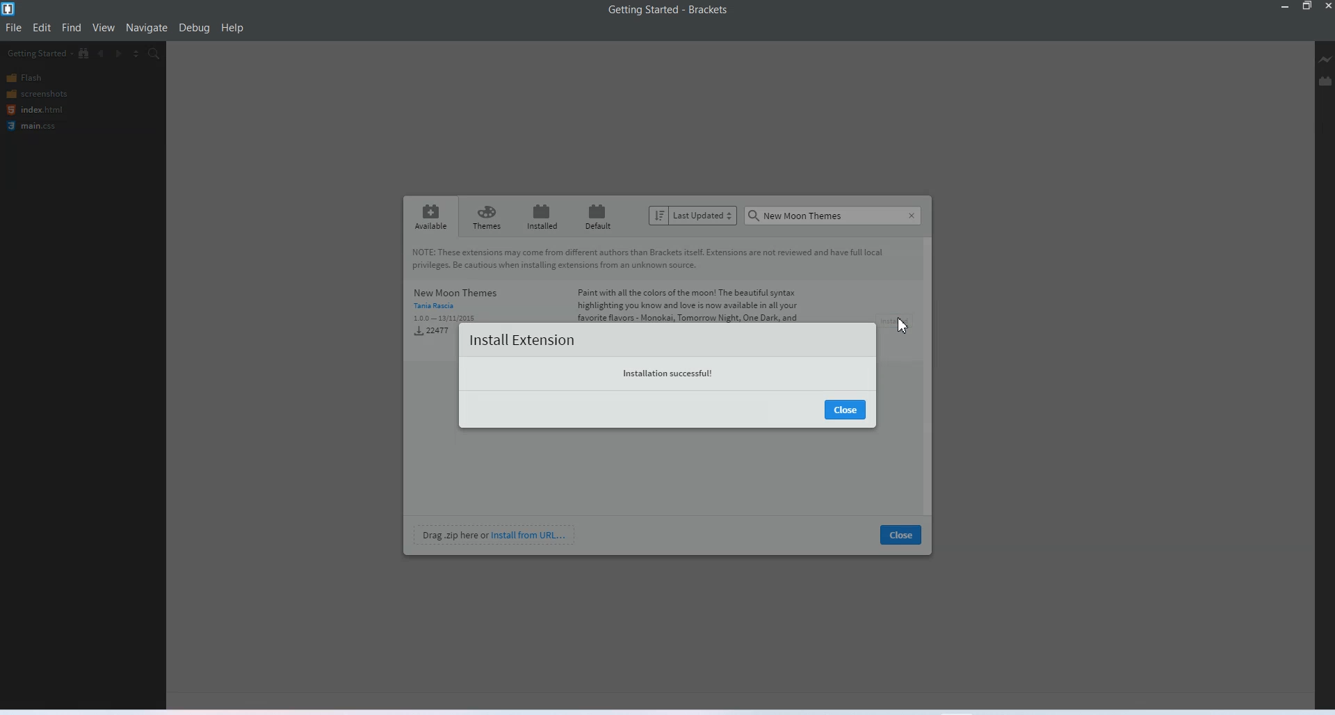 The height and width of the screenshot is (715, 1335). I want to click on Installation successful!, so click(668, 371).